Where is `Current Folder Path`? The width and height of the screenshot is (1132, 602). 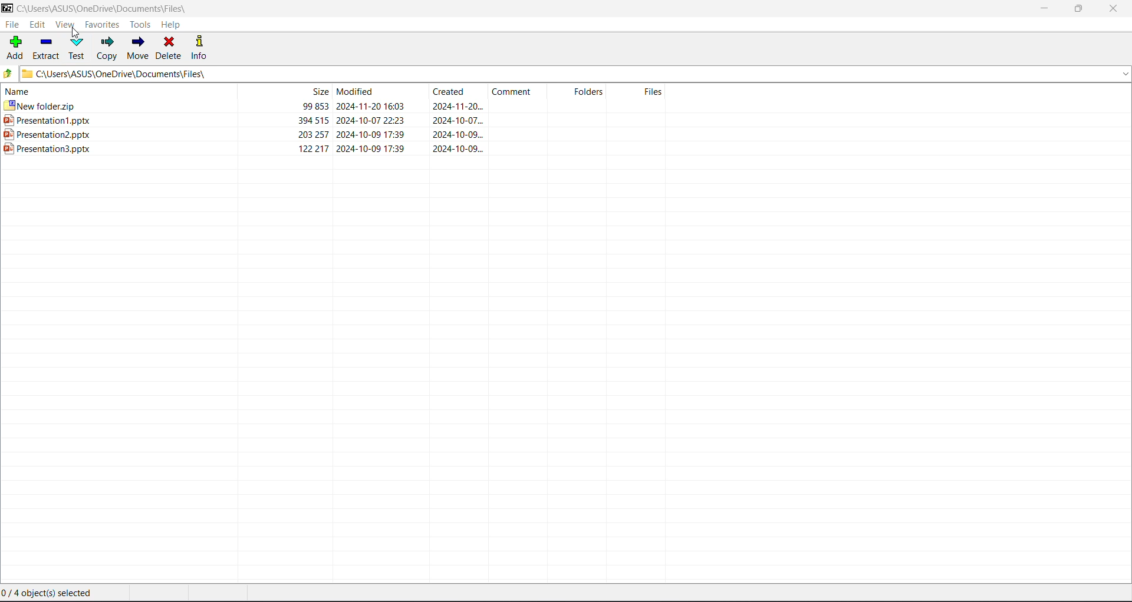 Current Folder Path is located at coordinates (105, 7).